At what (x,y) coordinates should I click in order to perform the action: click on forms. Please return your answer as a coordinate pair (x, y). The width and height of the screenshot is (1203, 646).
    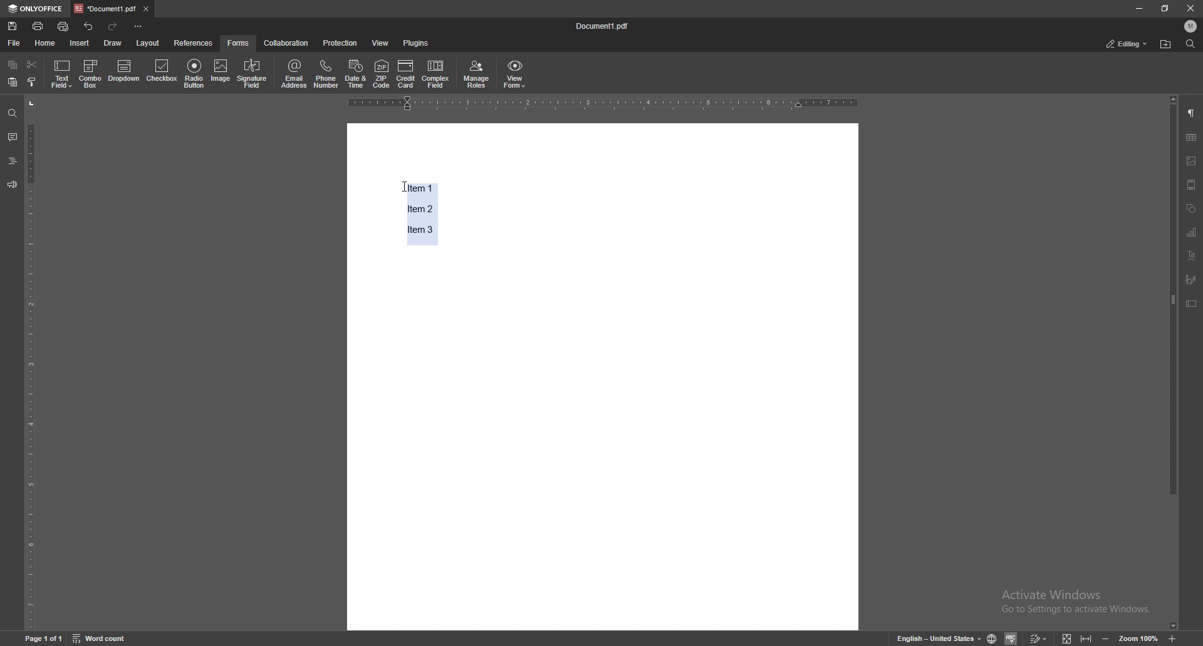
    Looking at the image, I should click on (239, 43).